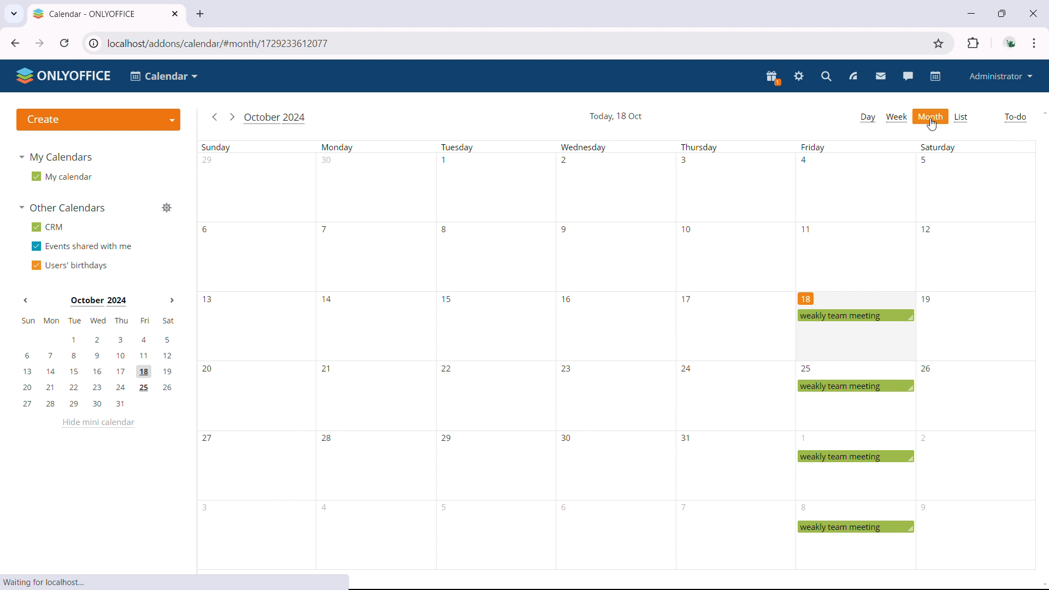 The width and height of the screenshot is (1049, 590). Describe the element at coordinates (773, 78) in the screenshot. I see `present` at that location.